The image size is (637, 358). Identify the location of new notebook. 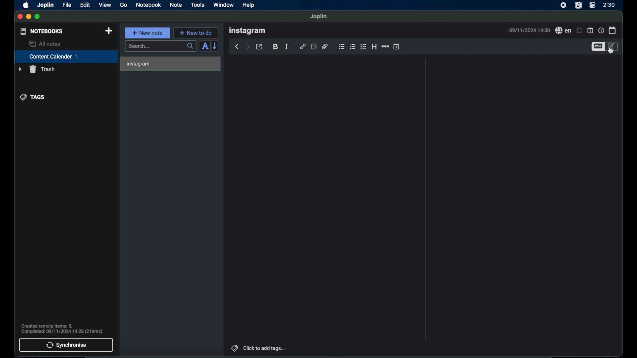
(109, 31).